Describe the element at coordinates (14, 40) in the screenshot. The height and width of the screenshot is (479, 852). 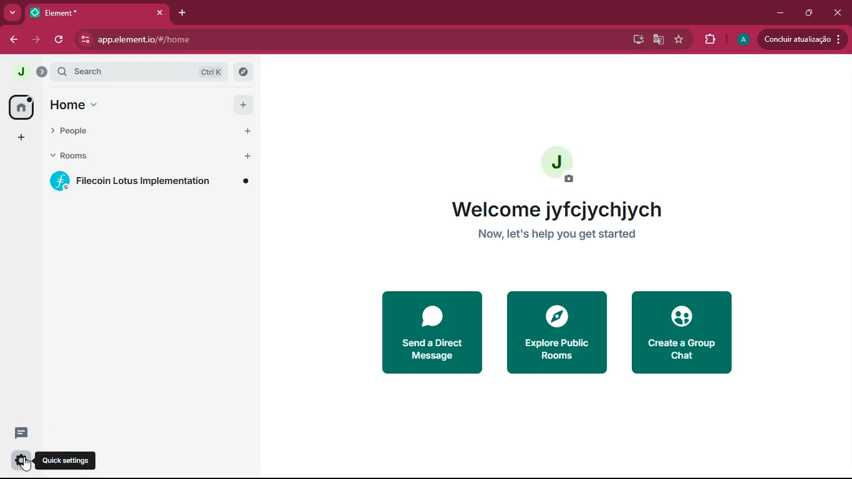
I see `back` at that location.